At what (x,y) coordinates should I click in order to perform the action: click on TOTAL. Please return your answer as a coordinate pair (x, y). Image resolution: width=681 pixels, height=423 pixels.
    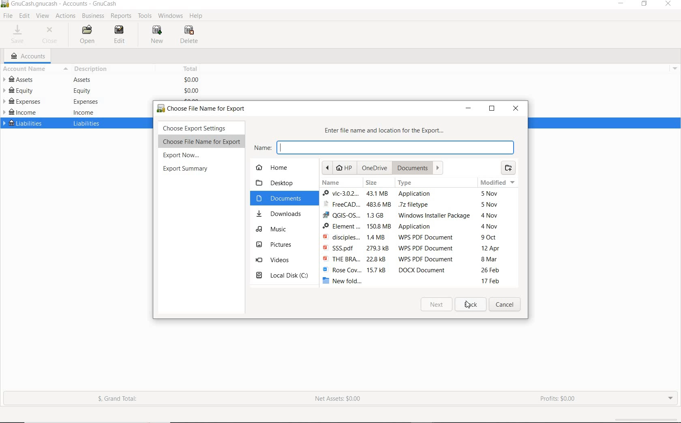
    Looking at the image, I should click on (192, 68).